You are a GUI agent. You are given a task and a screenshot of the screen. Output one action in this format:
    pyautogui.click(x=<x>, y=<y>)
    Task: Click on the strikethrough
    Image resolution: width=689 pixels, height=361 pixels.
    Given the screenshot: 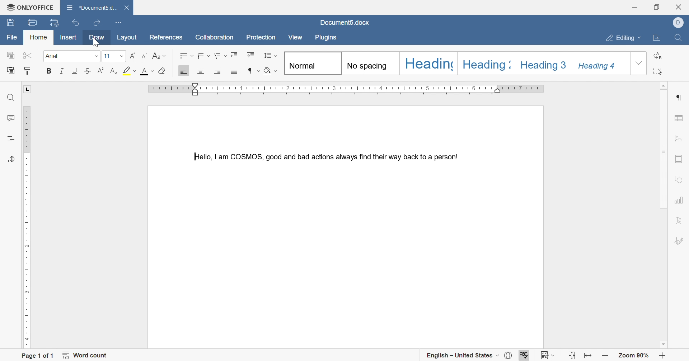 What is the action you would take?
    pyautogui.click(x=87, y=71)
    